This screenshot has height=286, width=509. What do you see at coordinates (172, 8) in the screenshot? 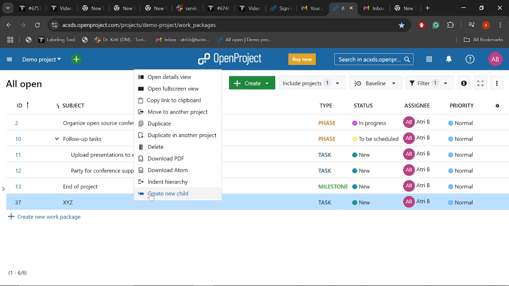
I see `Tabs` at bounding box center [172, 8].